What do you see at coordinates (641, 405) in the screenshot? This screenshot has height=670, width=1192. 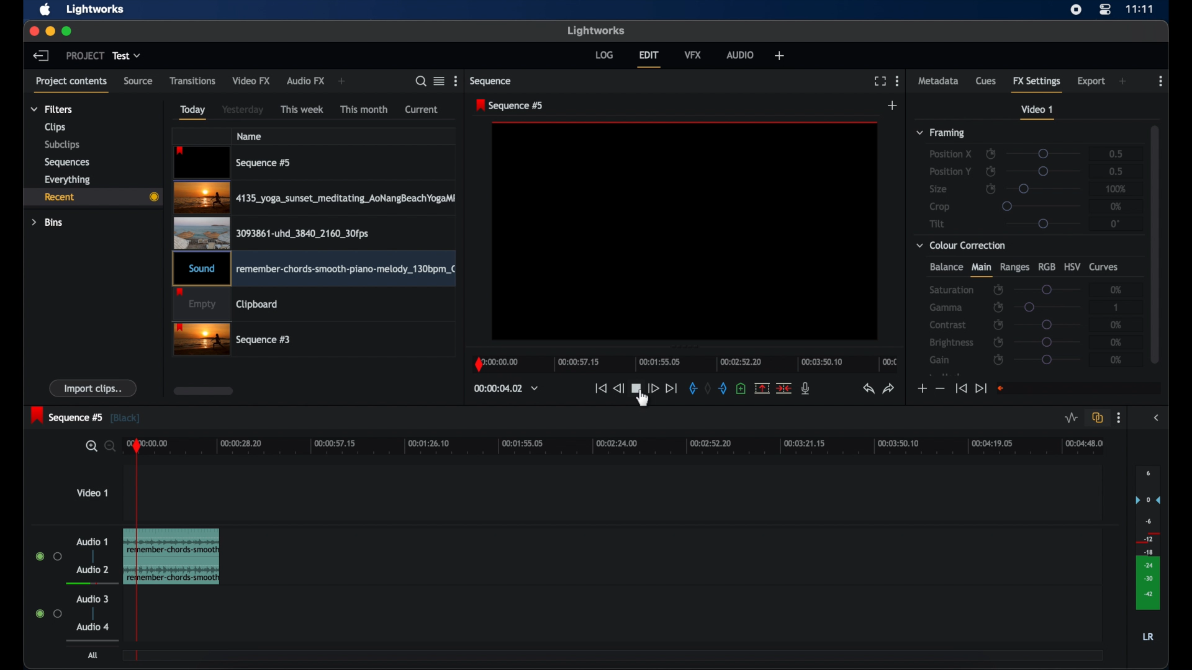 I see `cursor` at bounding box center [641, 405].